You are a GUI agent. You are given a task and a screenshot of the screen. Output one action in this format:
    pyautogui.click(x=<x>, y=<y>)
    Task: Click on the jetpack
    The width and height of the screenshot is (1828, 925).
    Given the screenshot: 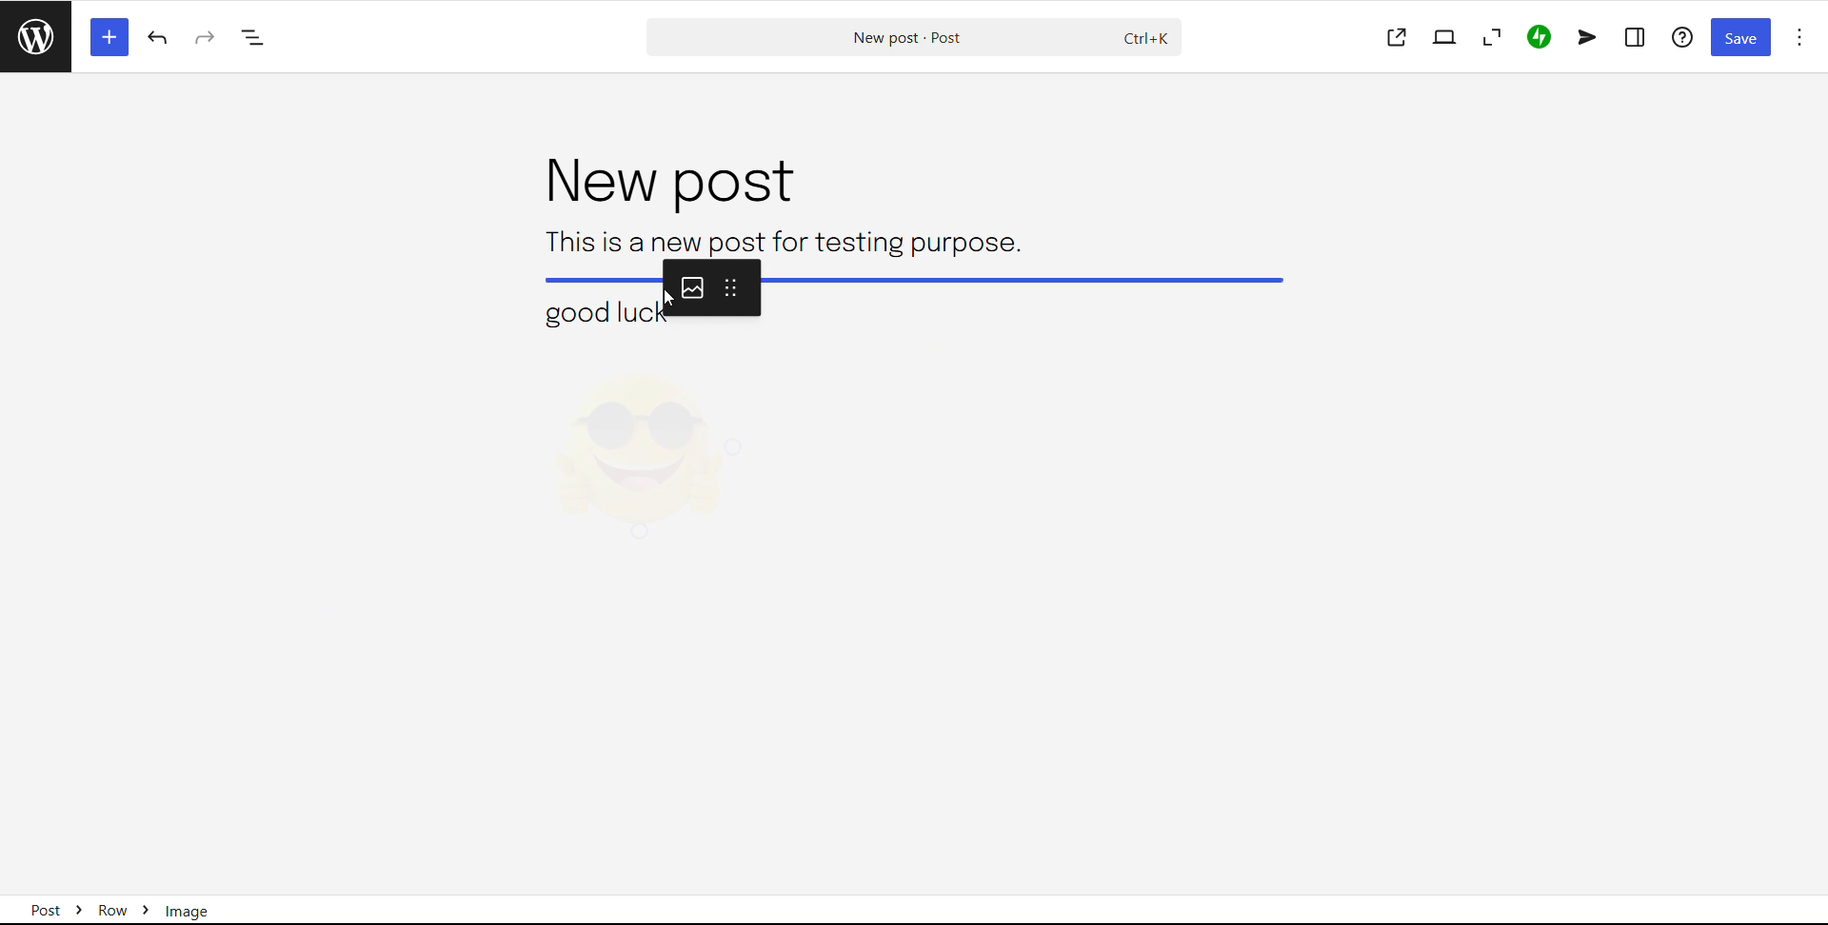 What is the action you would take?
    pyautogui.click(x=1539, y=38)
    